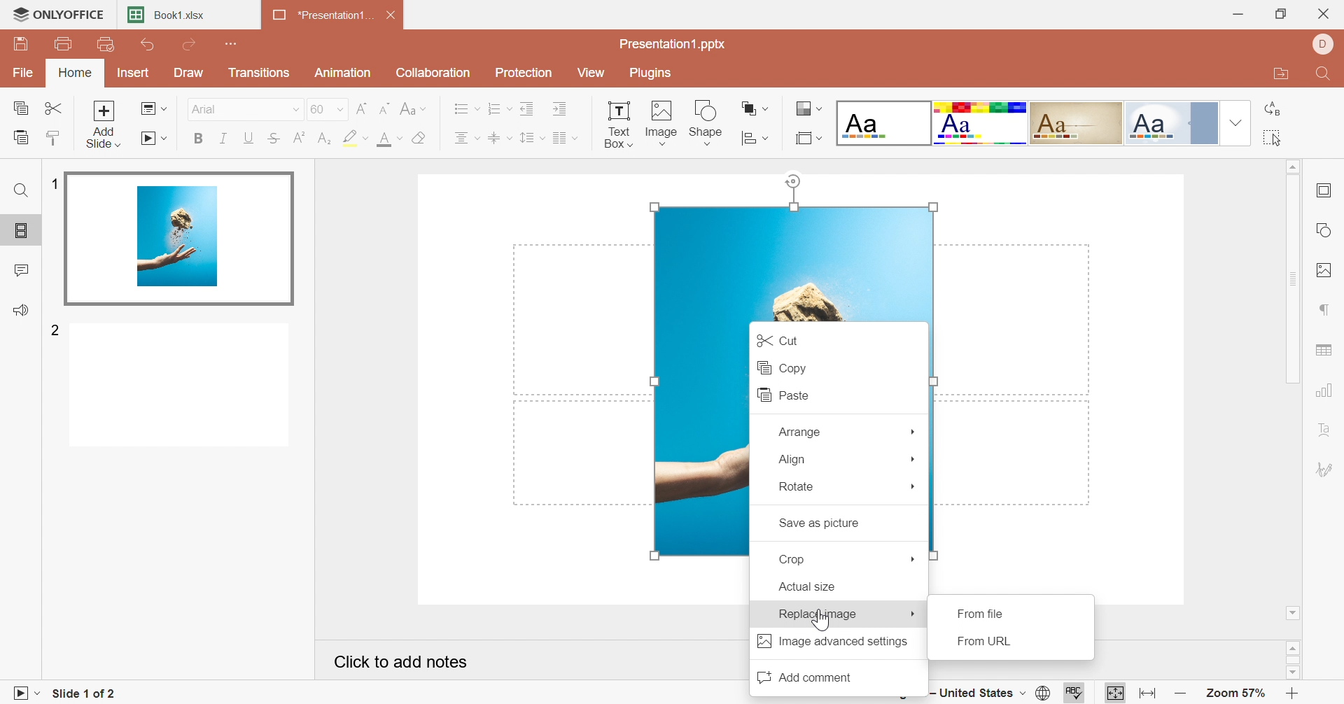 The width and height of the screenshot is (1344, 704). I want to click on image, so click(698, 439).